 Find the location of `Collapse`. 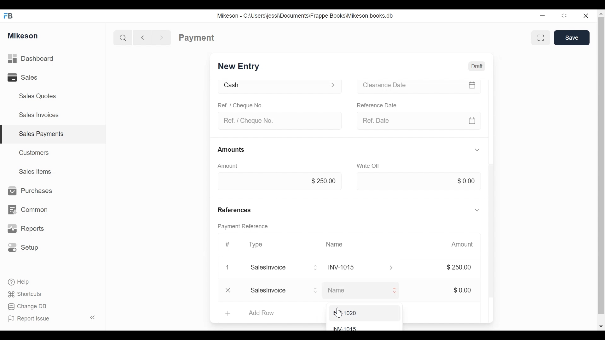

Collapse is located at coordinates (94, 318).